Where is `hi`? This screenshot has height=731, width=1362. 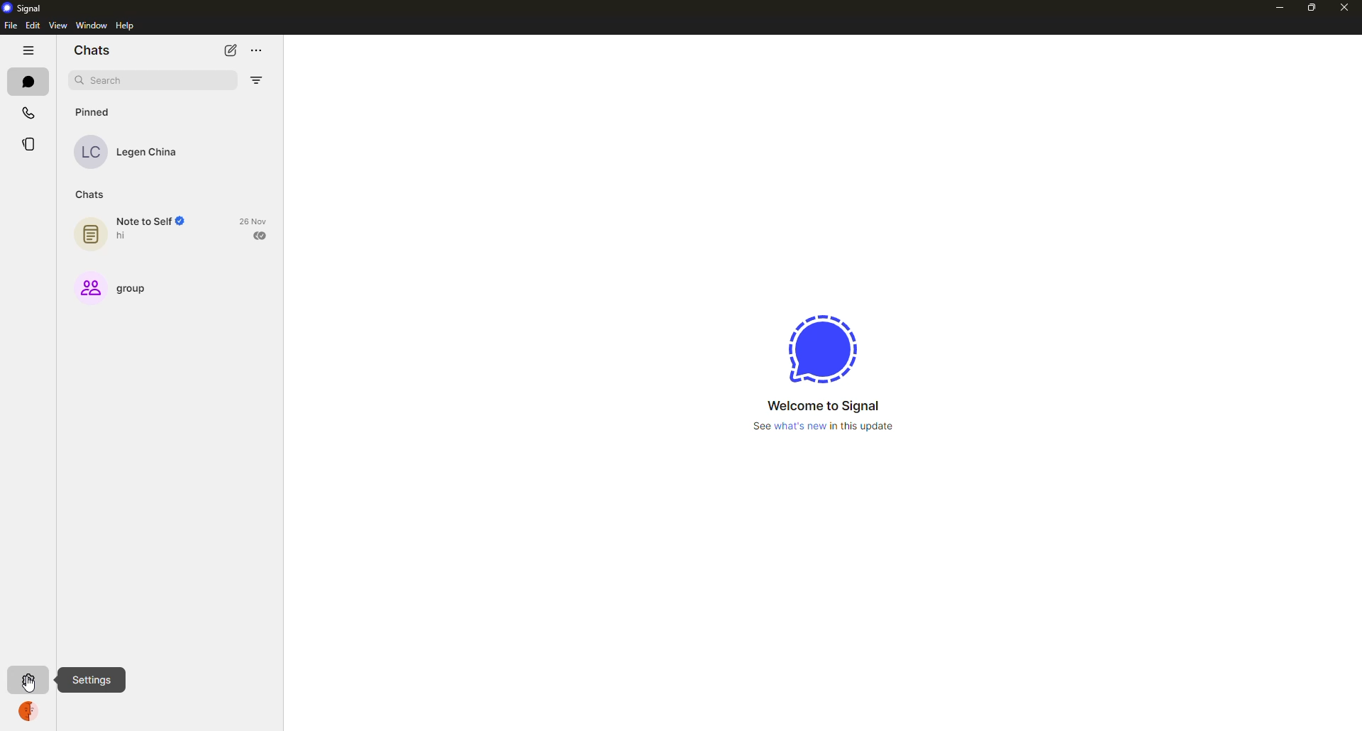
hi is located at coordinates (125, 236).